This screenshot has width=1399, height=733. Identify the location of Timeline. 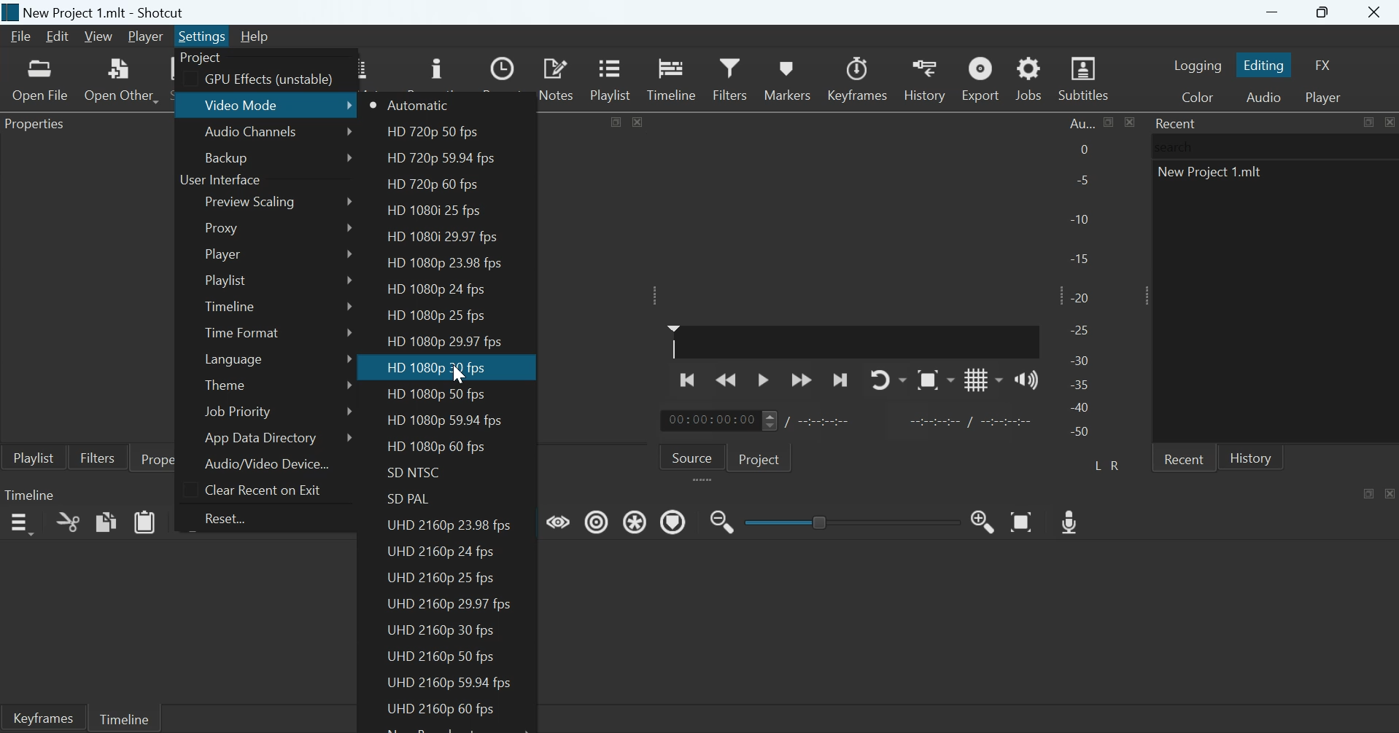
(29, 494).